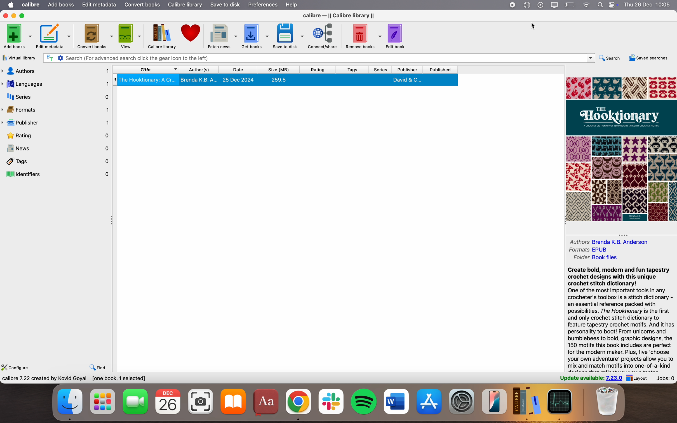 This screenshot has height=423, width=677. What do you see at coordinates (54, 36) in the screenshot?
I see `edit metadata` at bounding box center [54, 36].